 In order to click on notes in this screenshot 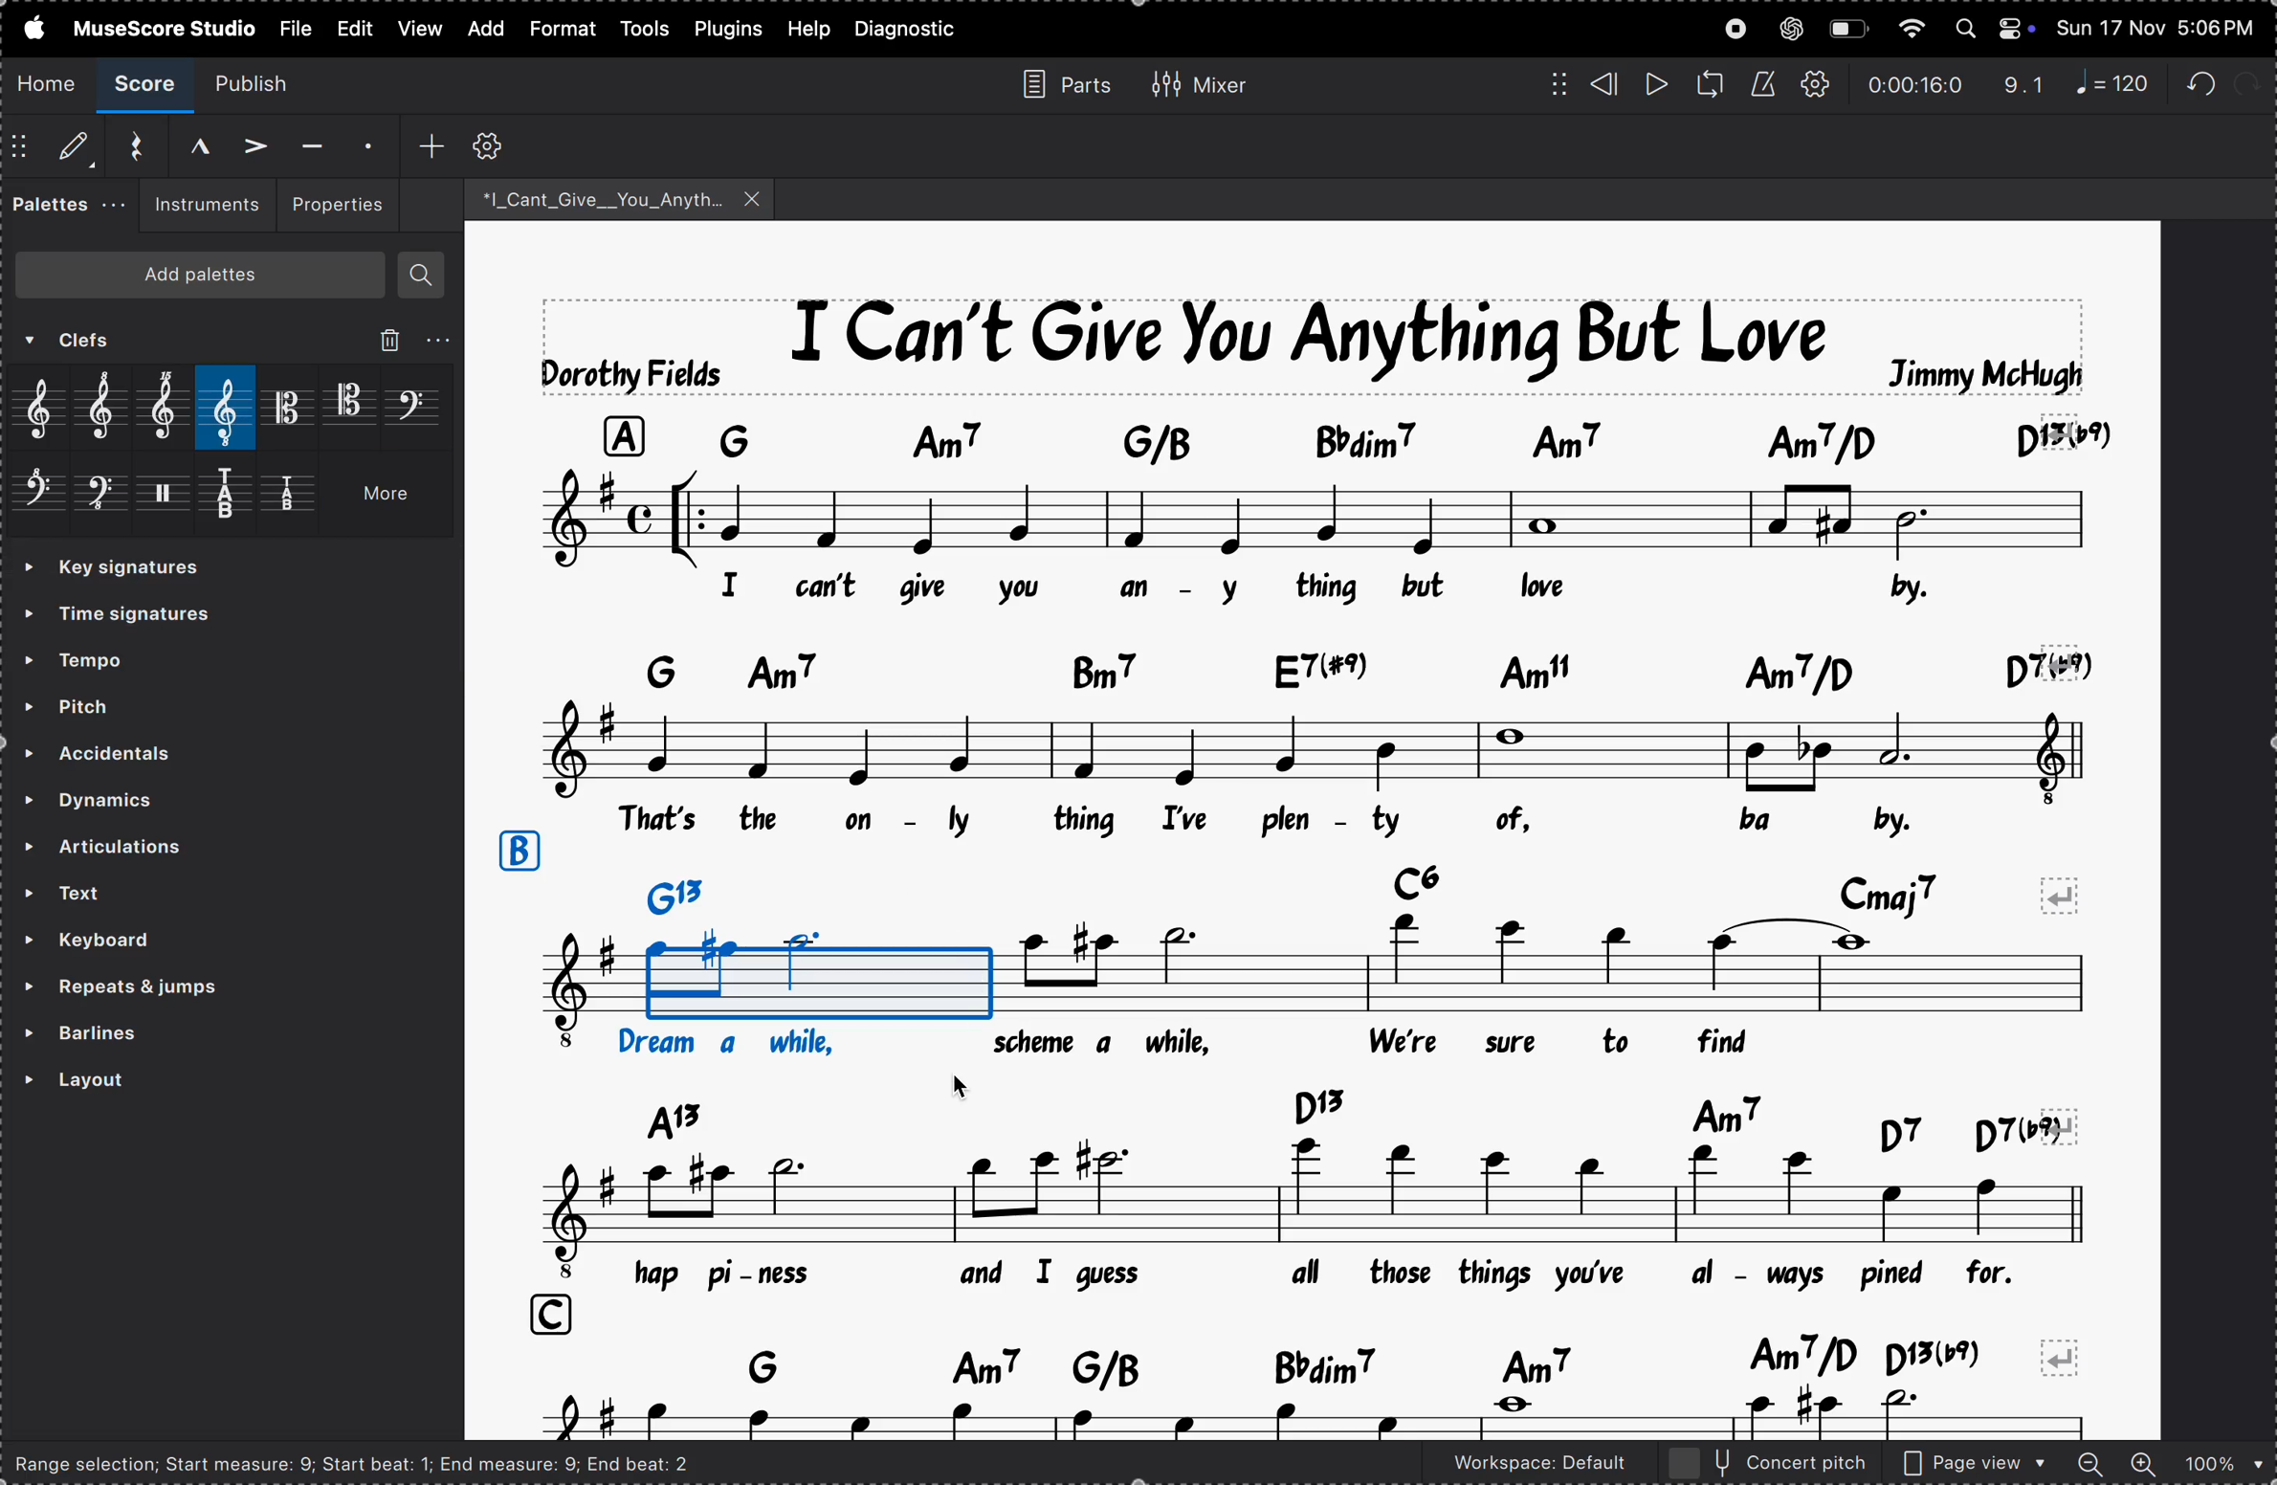, I will do `click(1315, 517)`.